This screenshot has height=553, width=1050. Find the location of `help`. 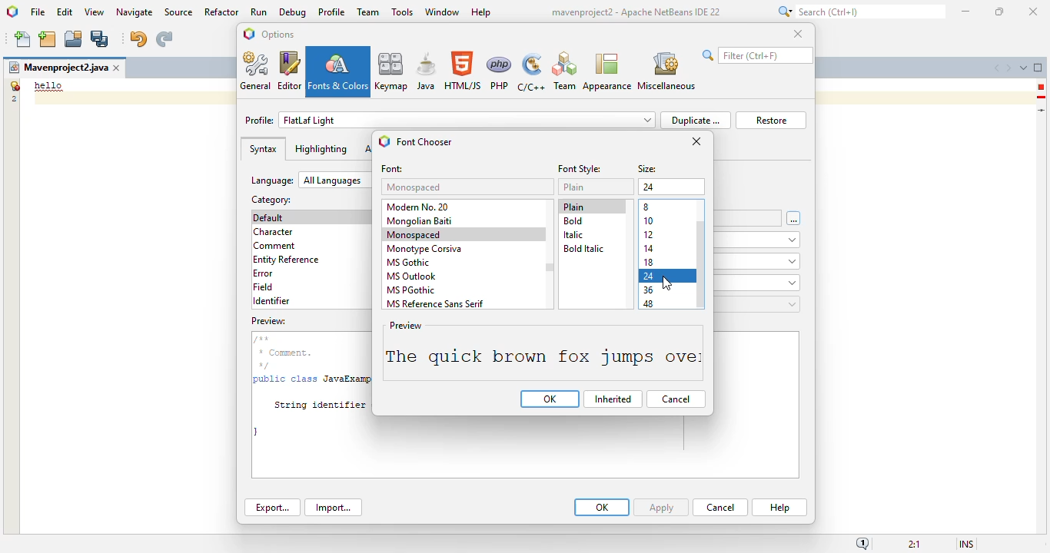

help is located at coordinates (482, 13).